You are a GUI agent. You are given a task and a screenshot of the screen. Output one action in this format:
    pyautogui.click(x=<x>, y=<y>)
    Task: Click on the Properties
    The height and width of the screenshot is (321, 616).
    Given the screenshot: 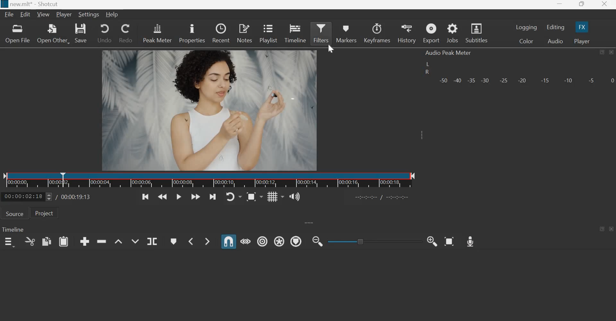 What is the action you would take?
    pyautogui.click(x=192, y=32)
    